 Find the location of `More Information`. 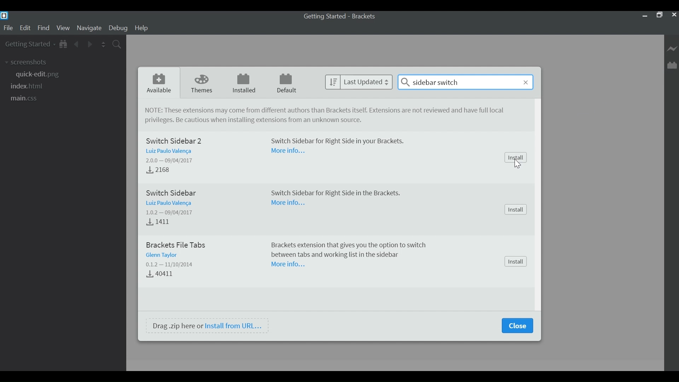

More Information is located at coordinates (289, 265).